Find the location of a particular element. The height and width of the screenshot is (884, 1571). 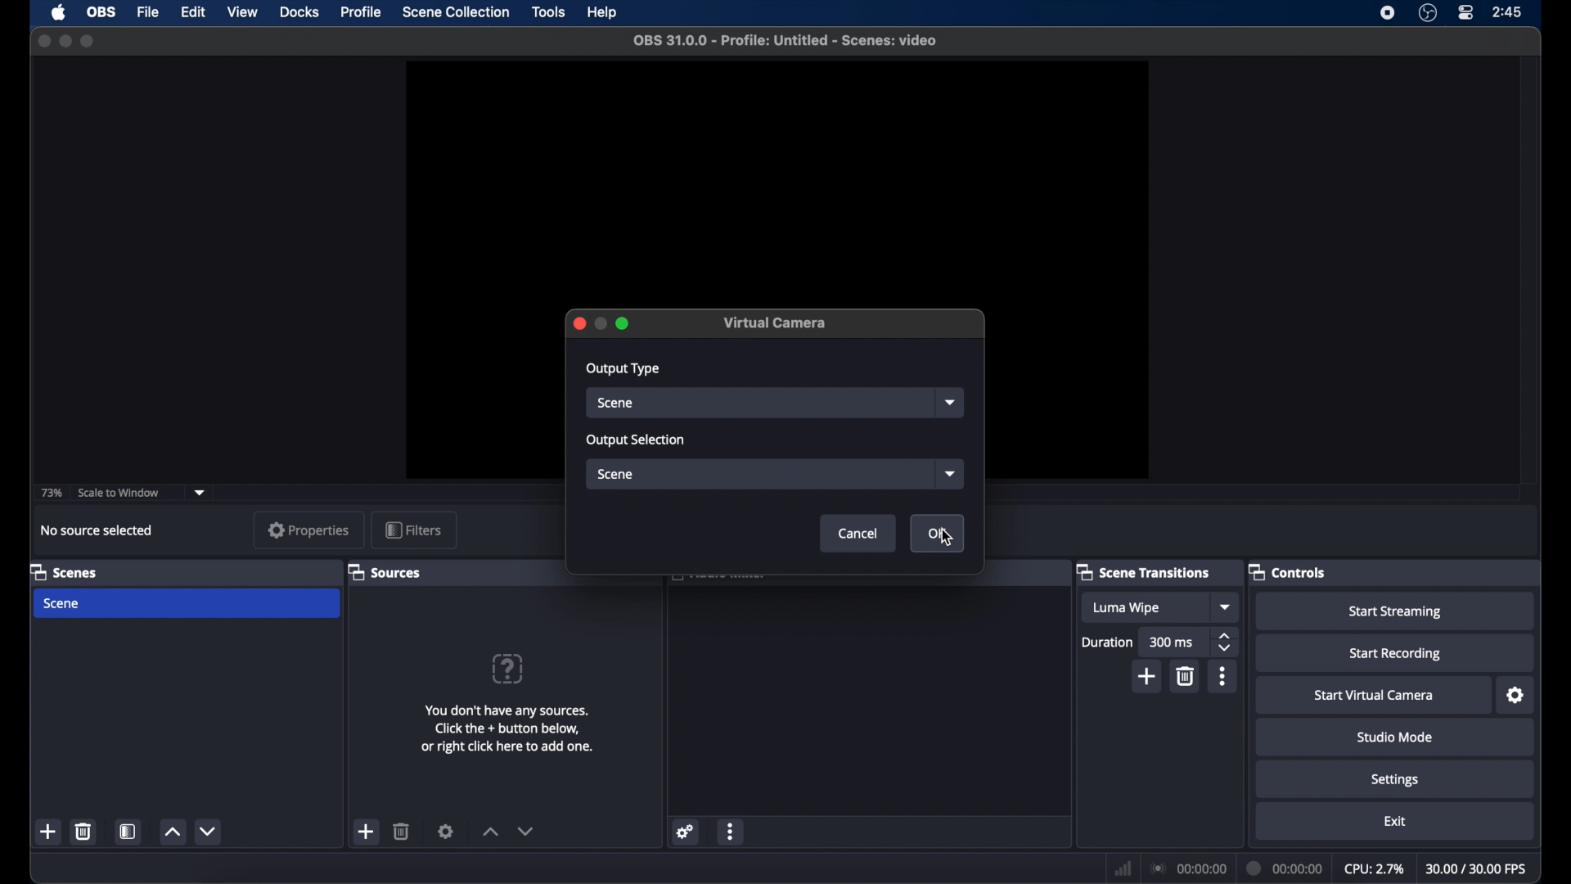

minimize is located at coordinates (65, 42).